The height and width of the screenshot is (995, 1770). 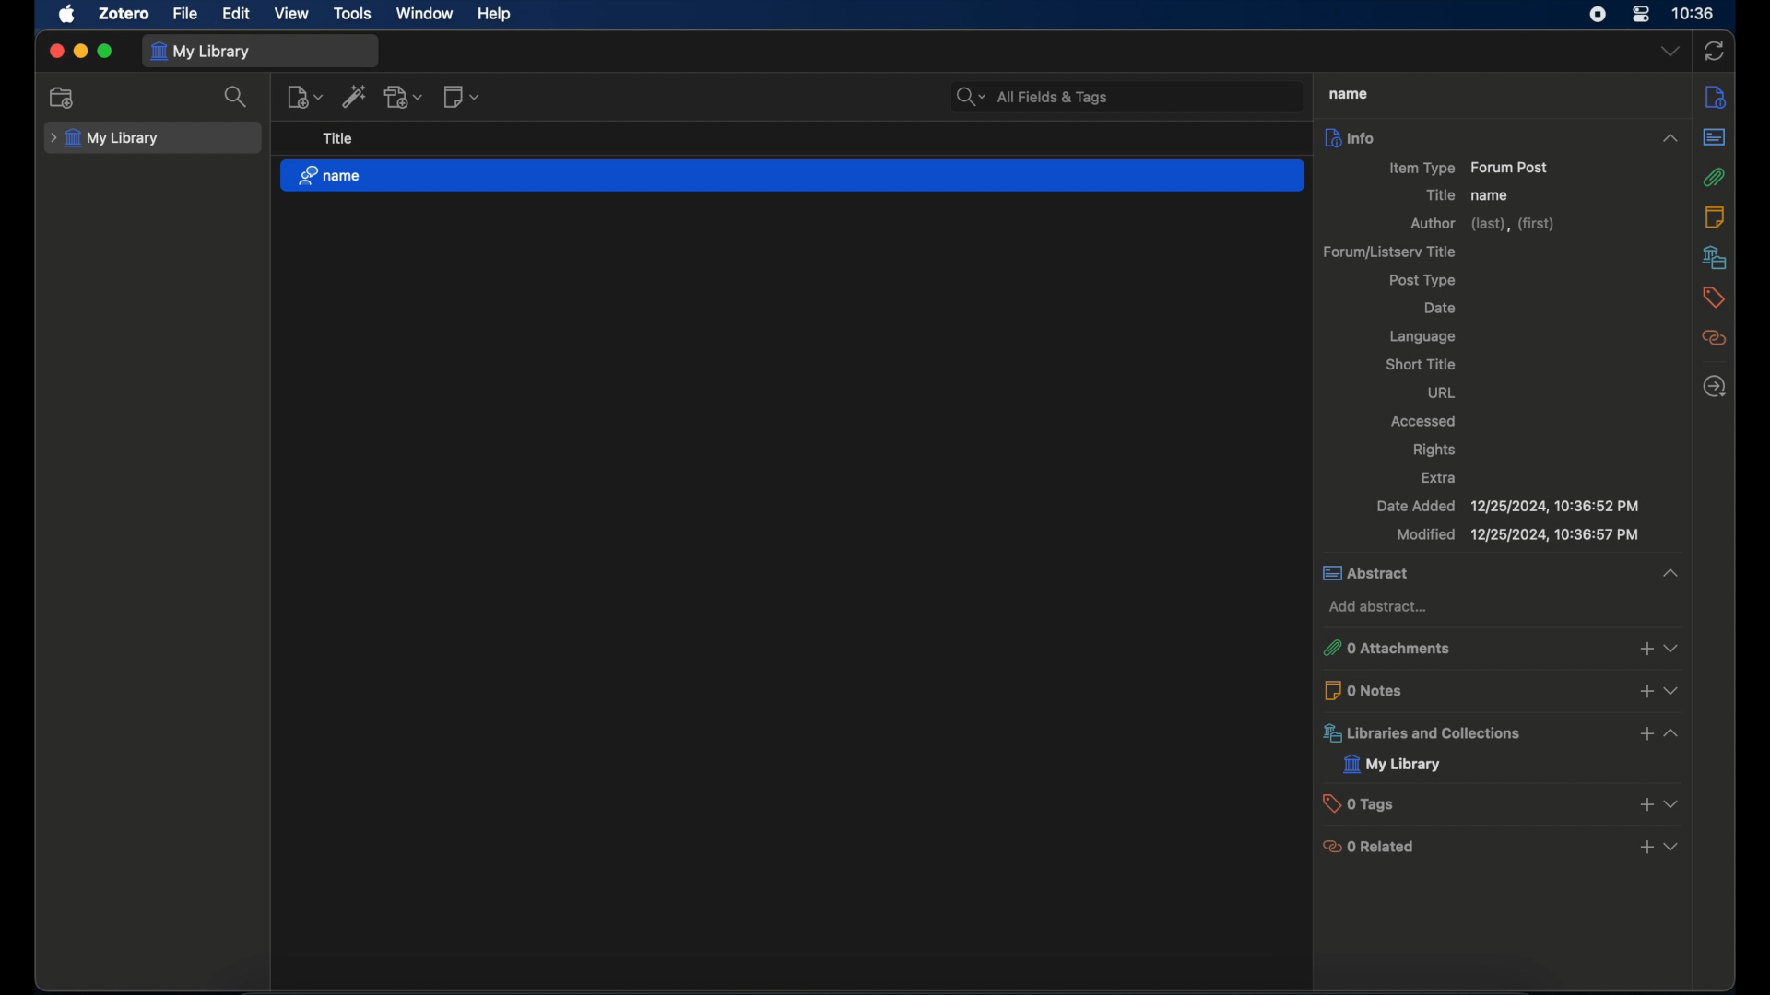 I want to click on item type, so click(x=1471, y=169).